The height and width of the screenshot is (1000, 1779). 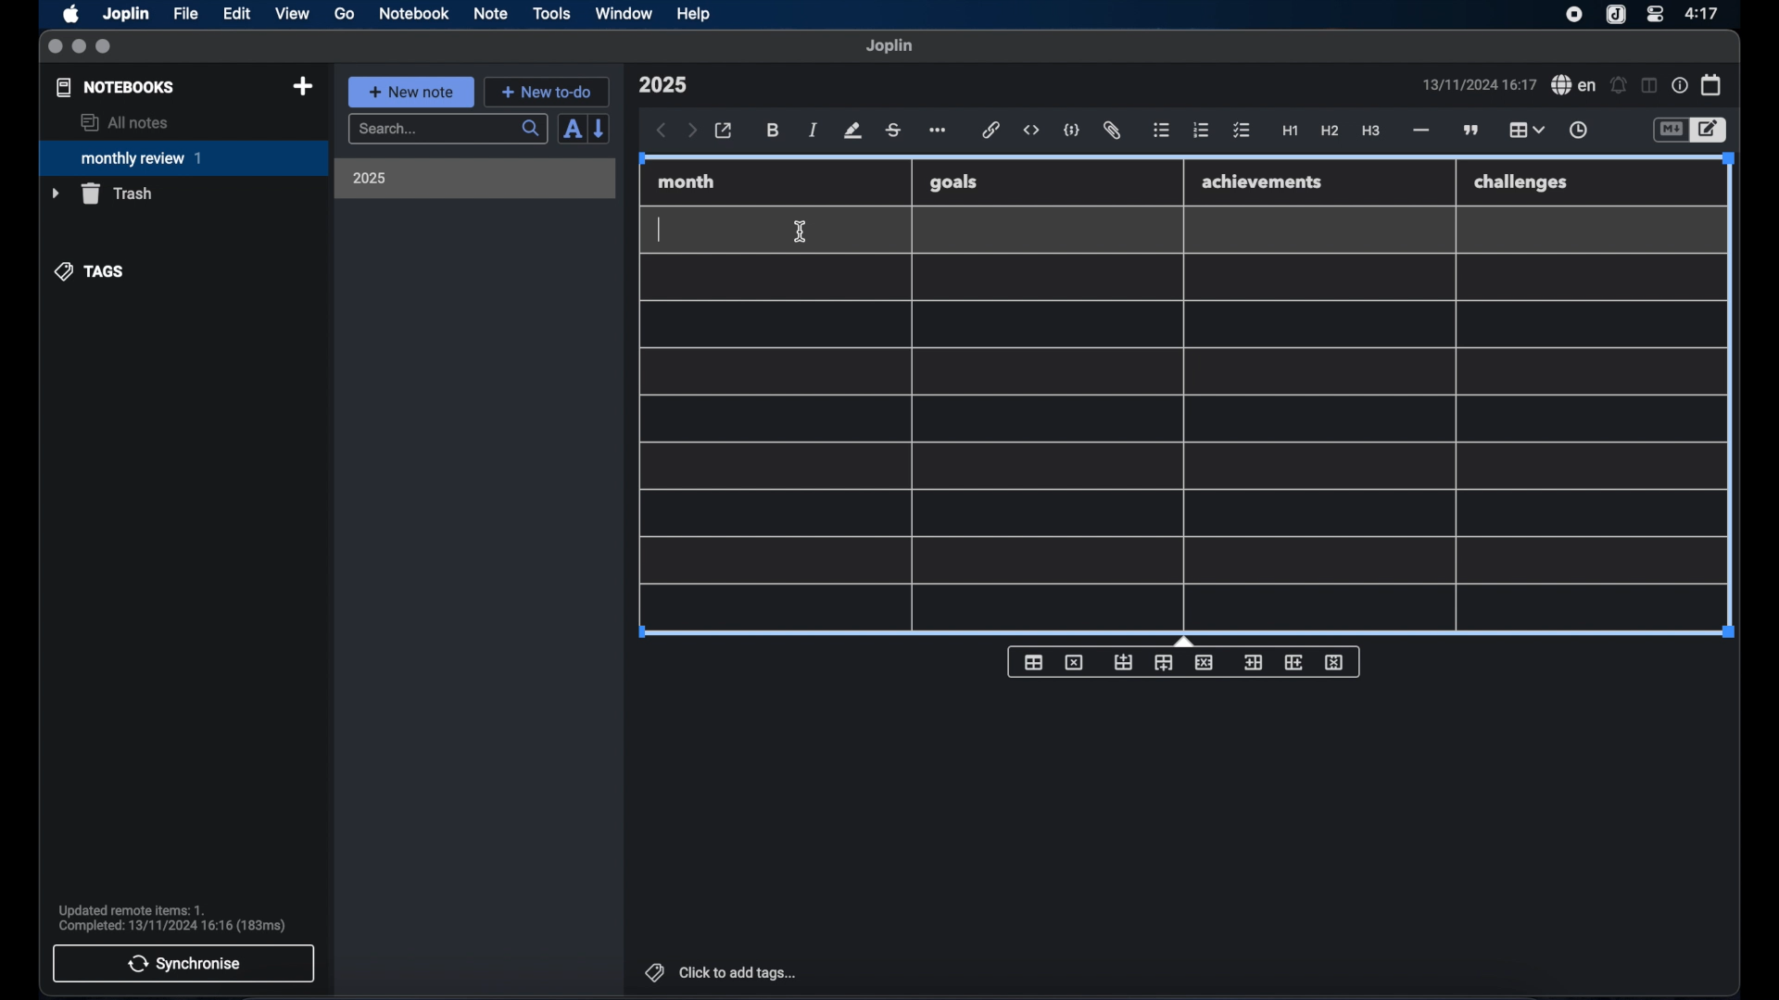 I want to click on achievements, so click(x=1263, y=182).